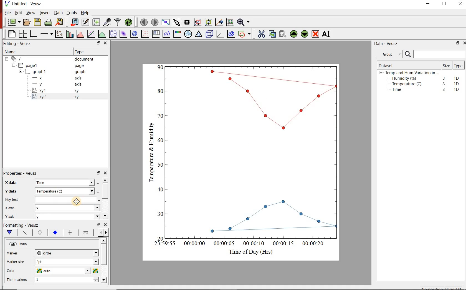 The width and height of the screenshot is (466, 290). What do you see at coordinates (17, 271) in the screenshot?
I see `Color` at bounding box center [17, 271].